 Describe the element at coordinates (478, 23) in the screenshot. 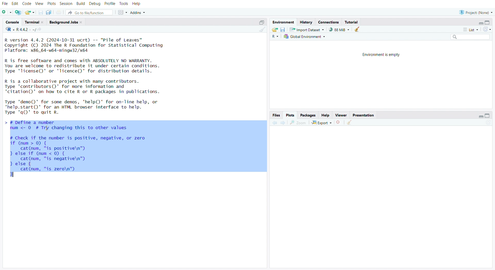

I see `expand` at that location.